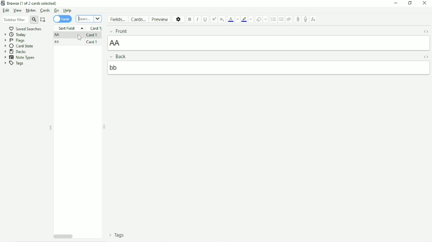  What do you see at coordinates (231, 19) in the screenshot?
I see `Text color` at bounding box center [231, 19].